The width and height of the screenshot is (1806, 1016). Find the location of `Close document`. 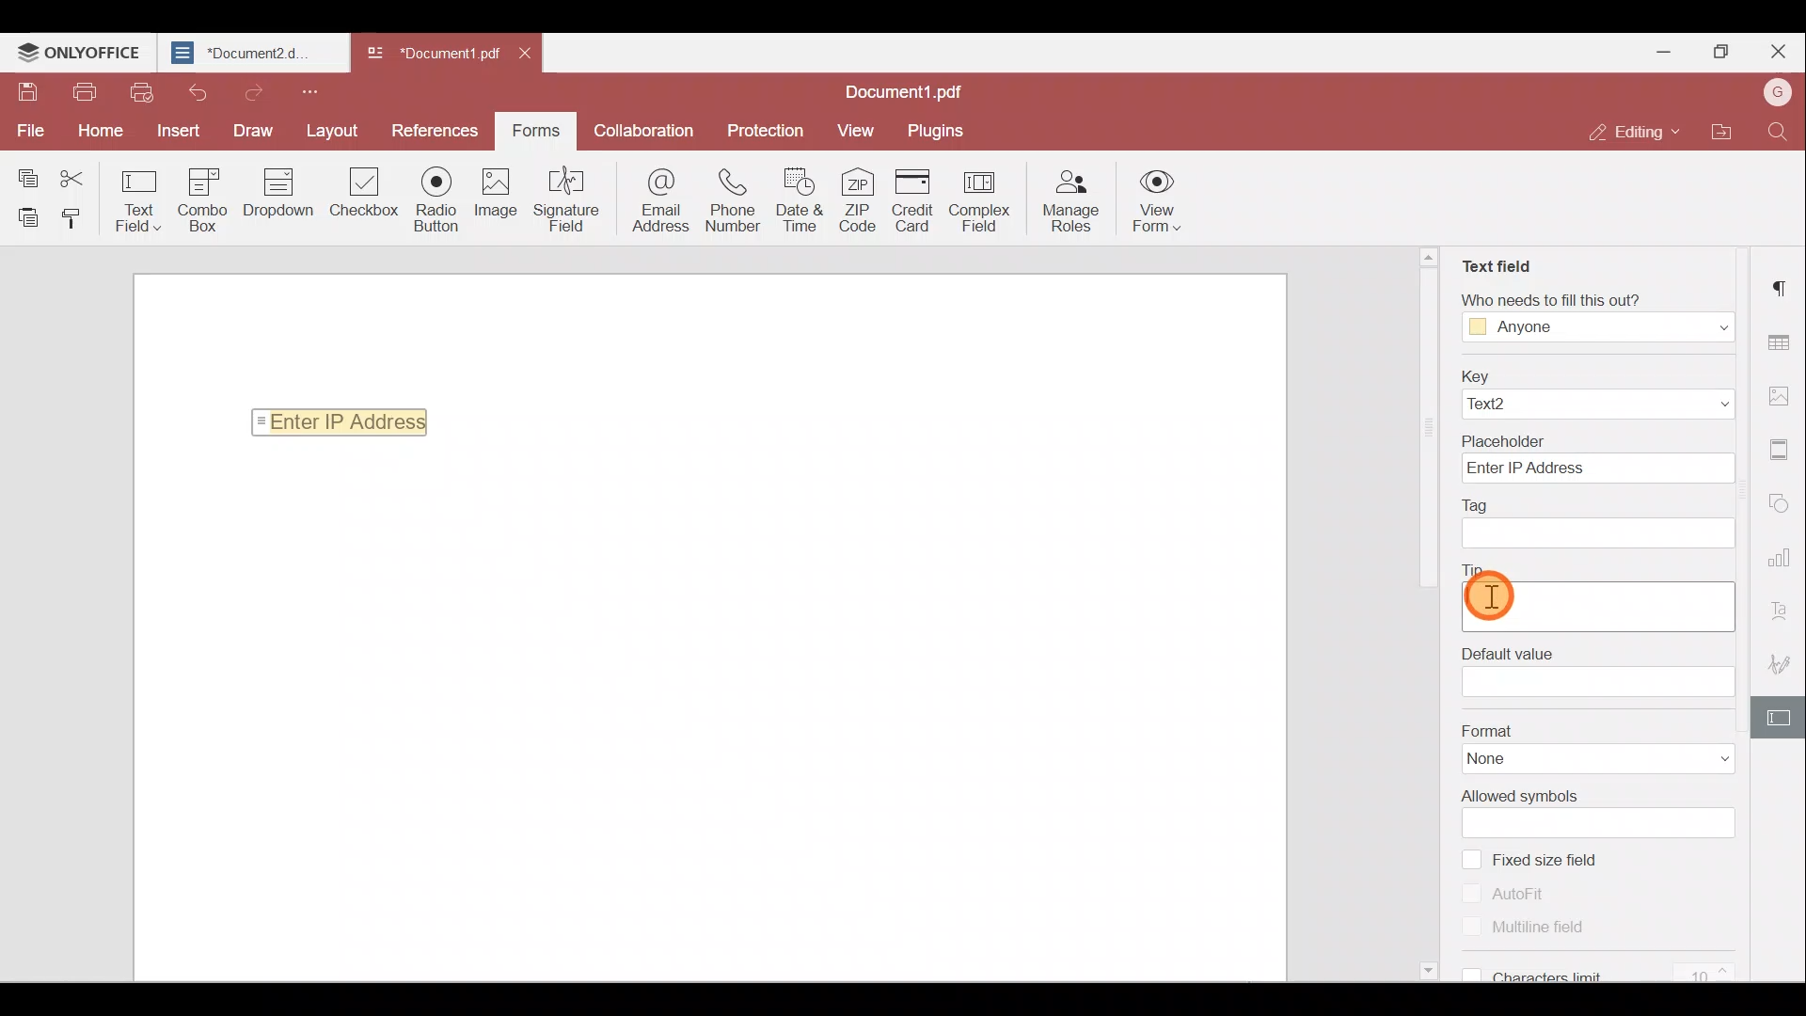

Close document is located at coordinates (530, 59).